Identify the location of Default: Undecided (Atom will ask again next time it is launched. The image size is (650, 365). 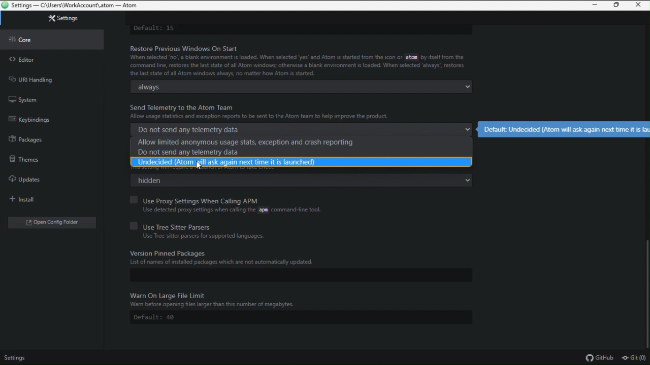
(565, 128).